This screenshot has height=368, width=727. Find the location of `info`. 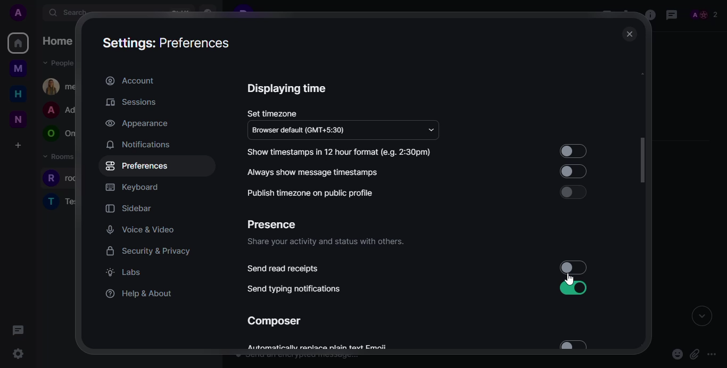

info is located at coordinates (648, 15).